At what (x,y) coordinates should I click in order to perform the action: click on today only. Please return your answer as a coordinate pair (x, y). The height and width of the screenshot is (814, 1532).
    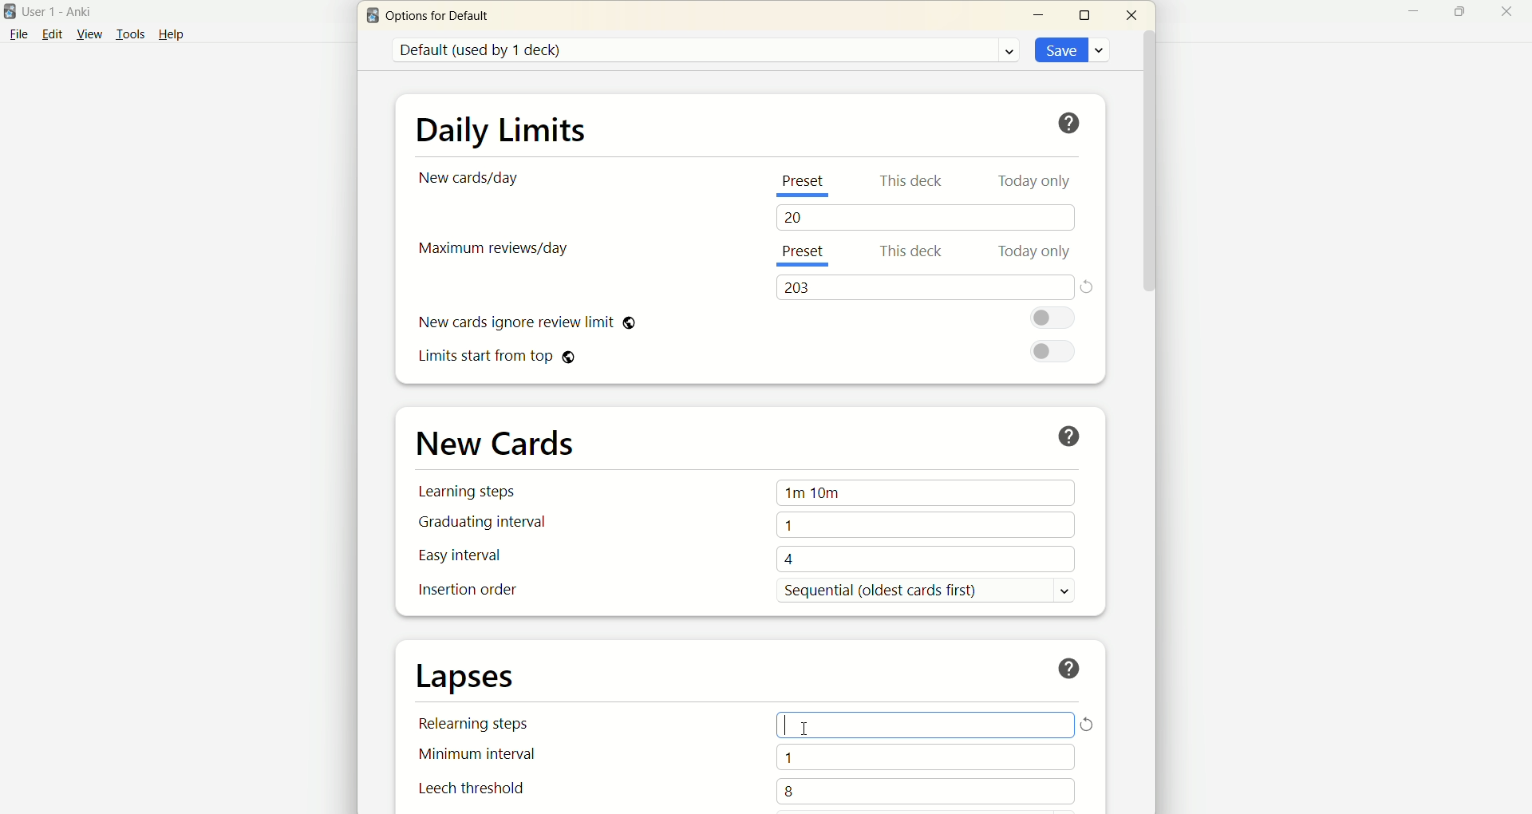
    Looking at the image, I should click on (1038, 185).